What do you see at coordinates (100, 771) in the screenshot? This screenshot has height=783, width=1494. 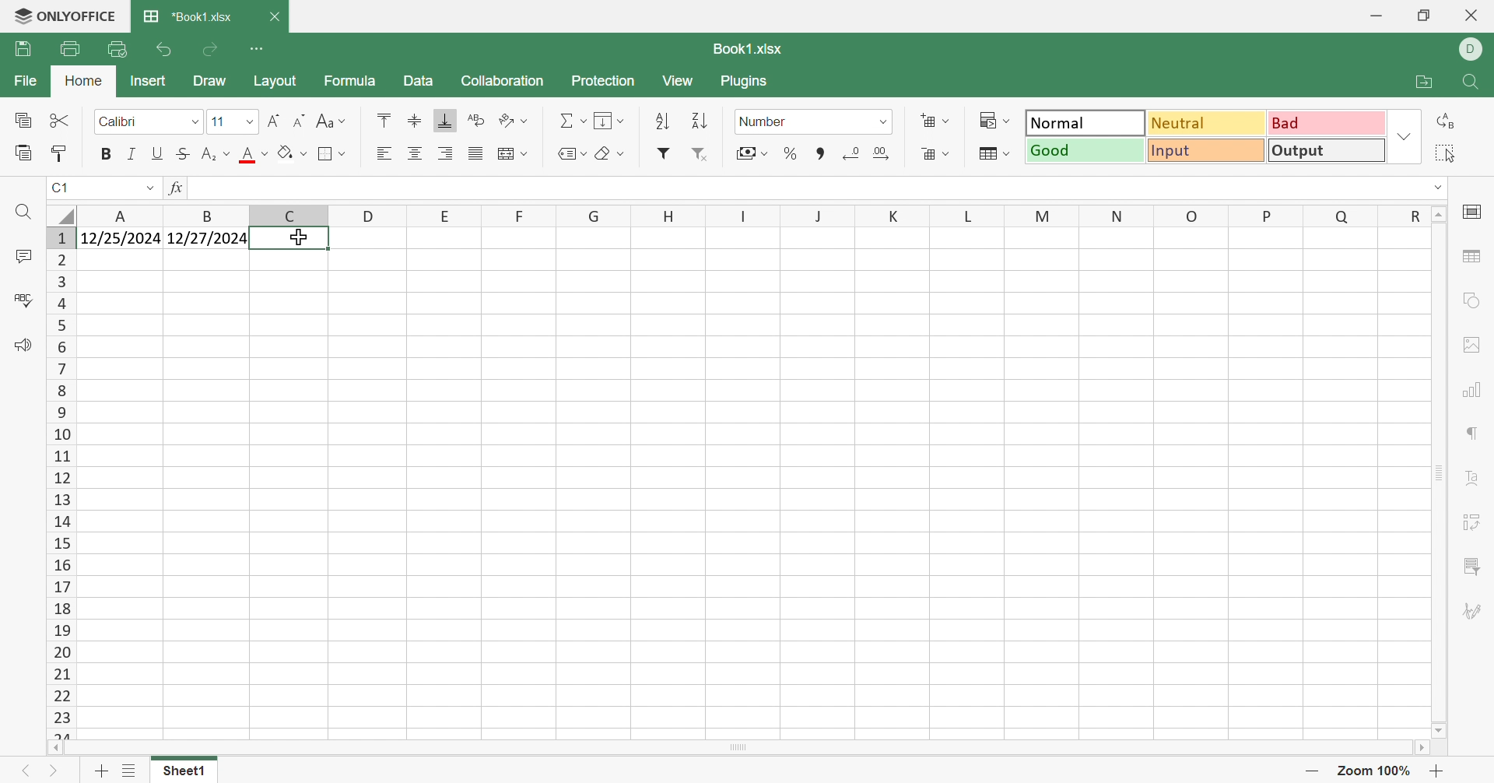 I see `Add sheet` at bounding box center [100, 771].